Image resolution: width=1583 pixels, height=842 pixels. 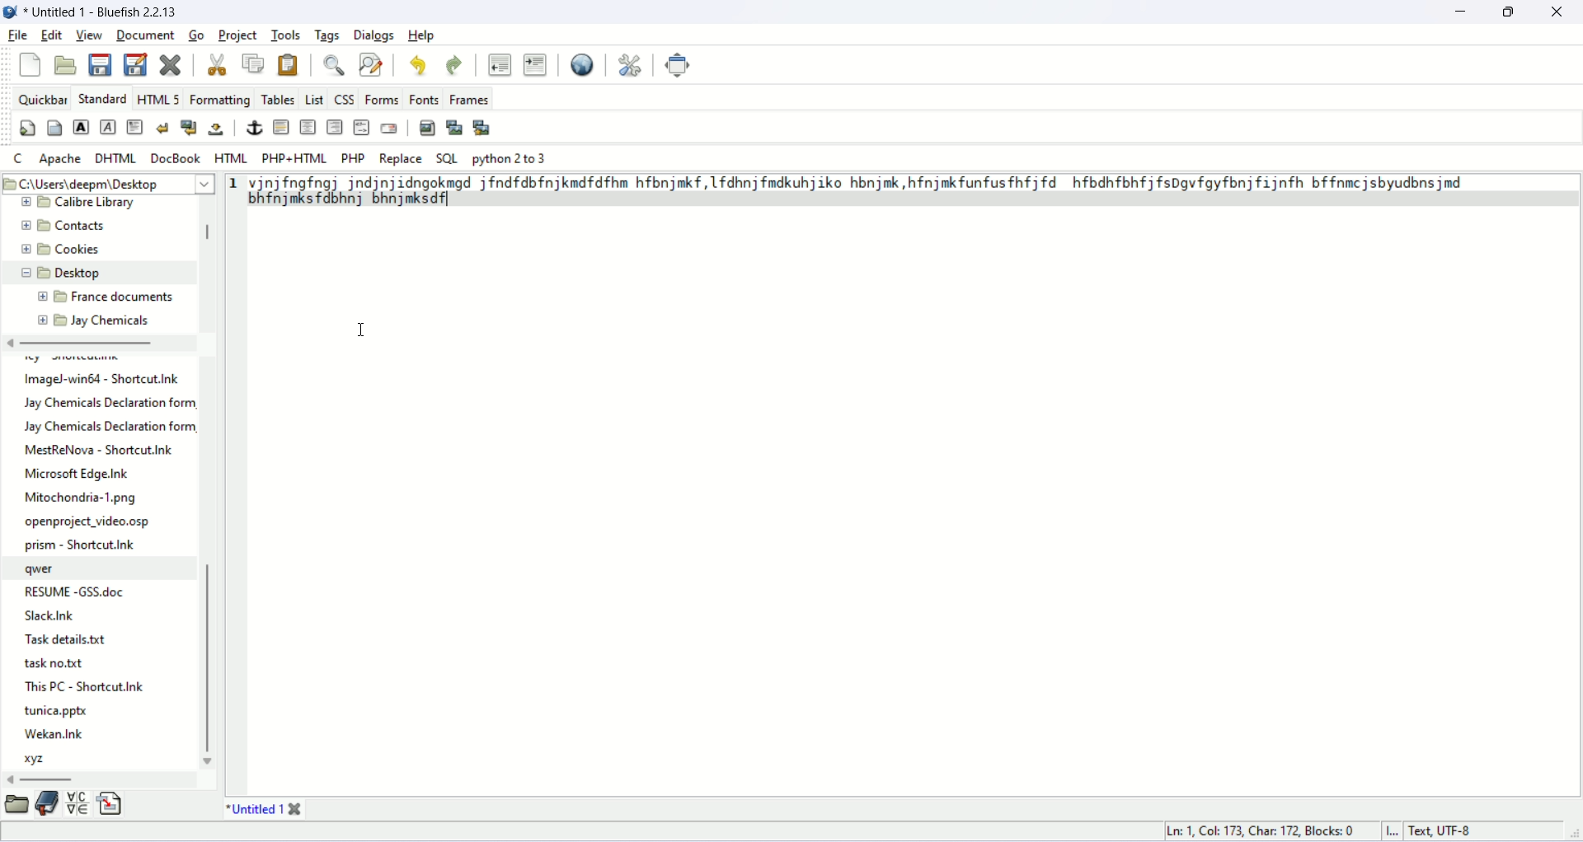 I want to click on tables, so click(x=277, y=98).